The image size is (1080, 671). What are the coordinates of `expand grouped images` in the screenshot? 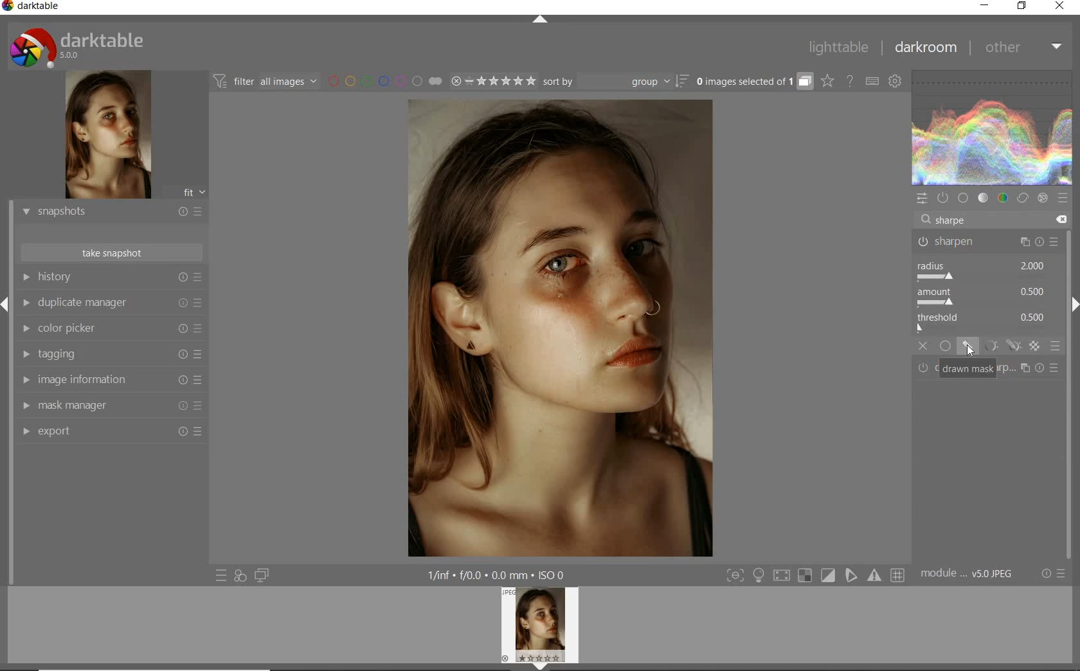 It's located at (752, 81).